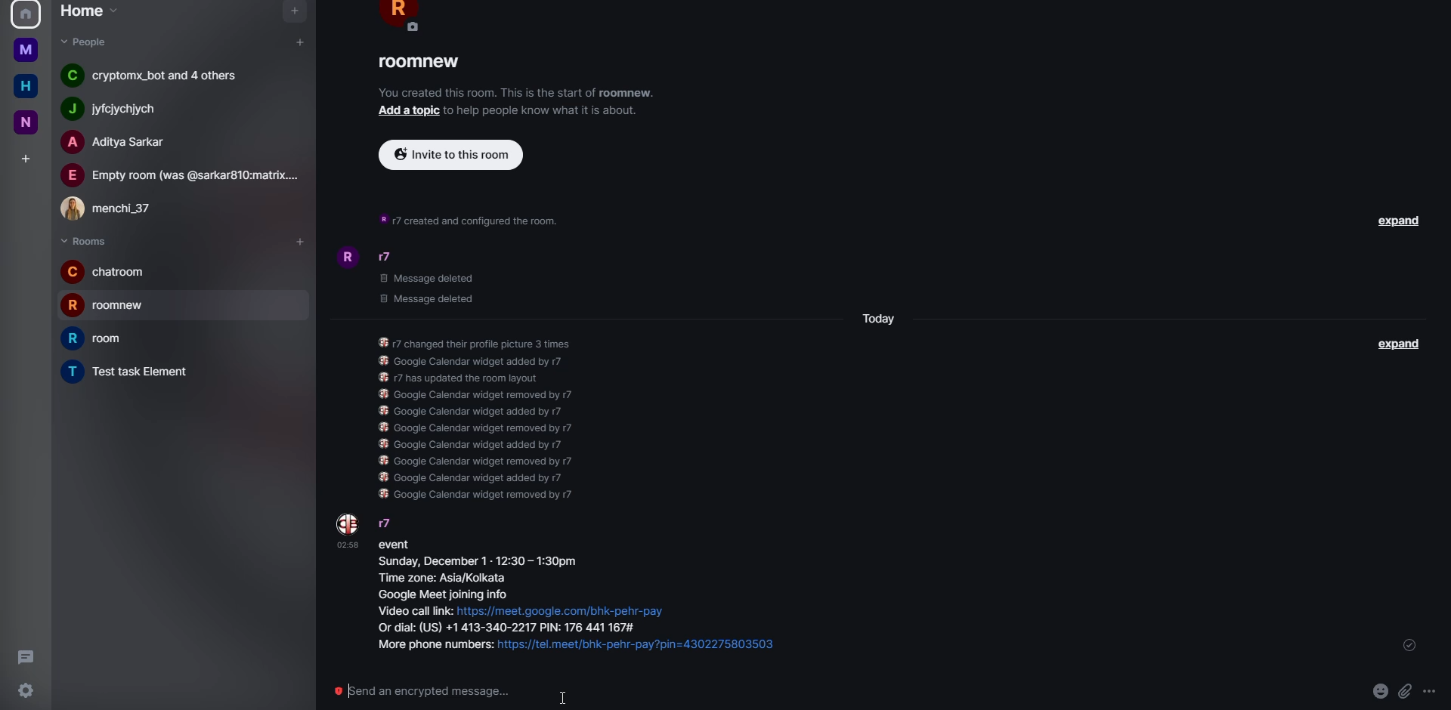 Image resolution: width=1451 pixels, height=710 pixels. What do you see at coordinates (438, 286) in the screenshot?
I see `deleted` at bounding box center [438, 286].